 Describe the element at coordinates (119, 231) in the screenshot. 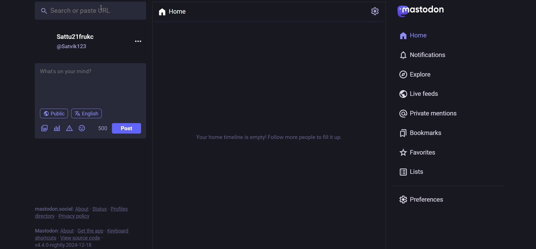

I see `keyboard` at that location.